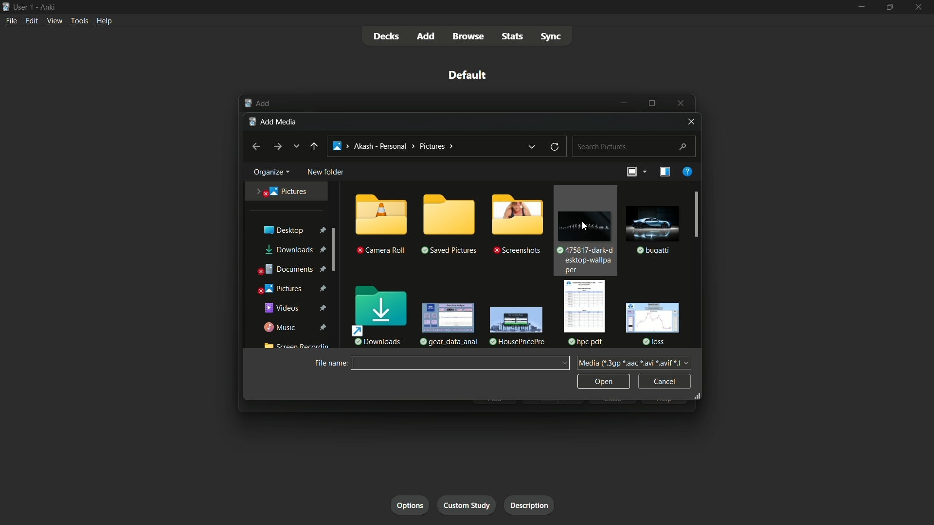 This screenshot has height=525, width=934. What do you see at coordinates (629, 172) in the screenshot?
I see `change the view` at bounding box center [629, 172].